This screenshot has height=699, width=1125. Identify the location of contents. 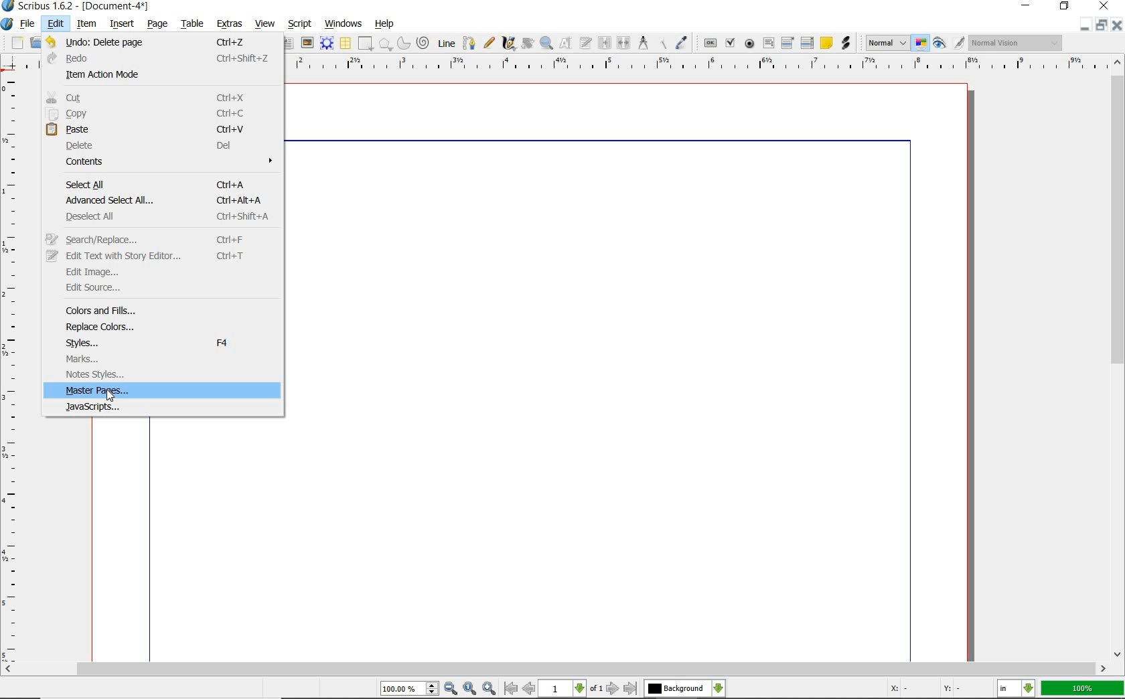
(171, 162).